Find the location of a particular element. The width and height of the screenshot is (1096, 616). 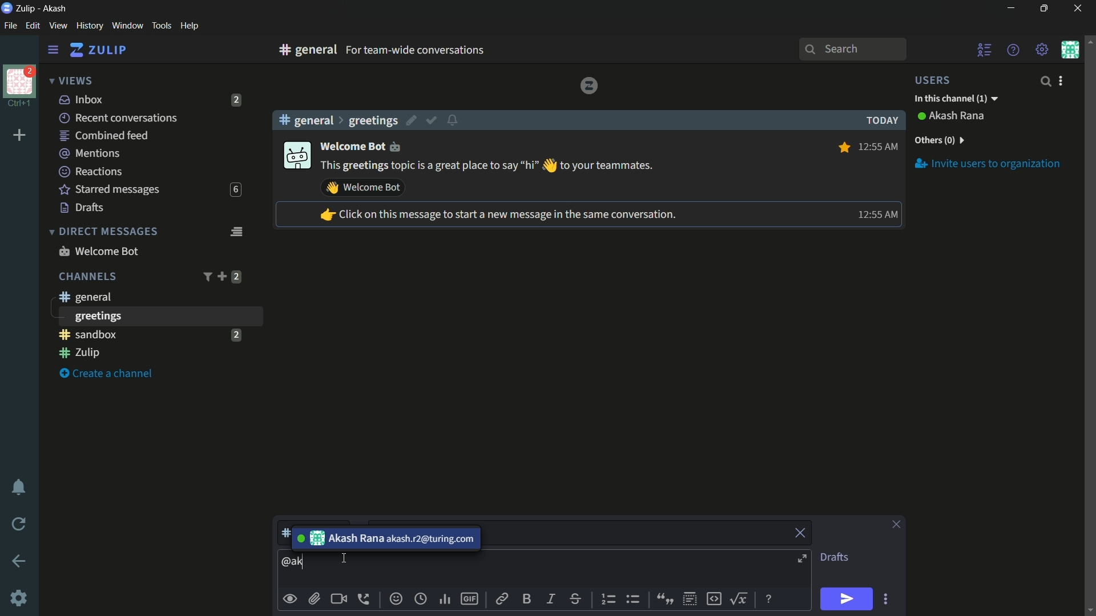

Send wave emoji to welcome bot is located at coordinates (363, 188).